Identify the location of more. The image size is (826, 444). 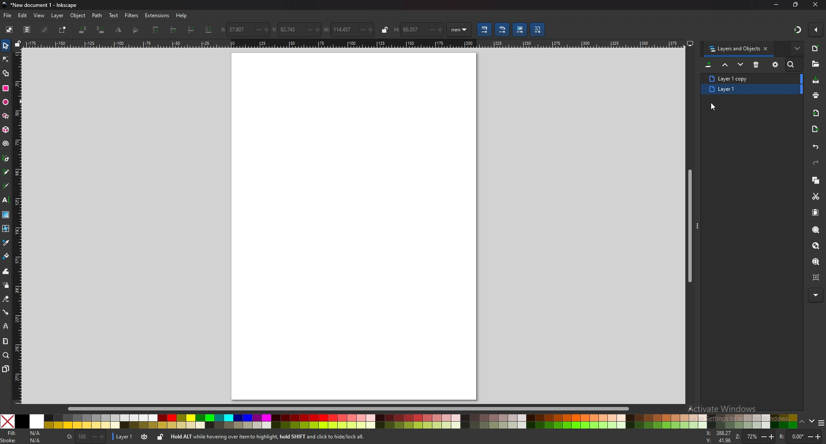
(797, 48).